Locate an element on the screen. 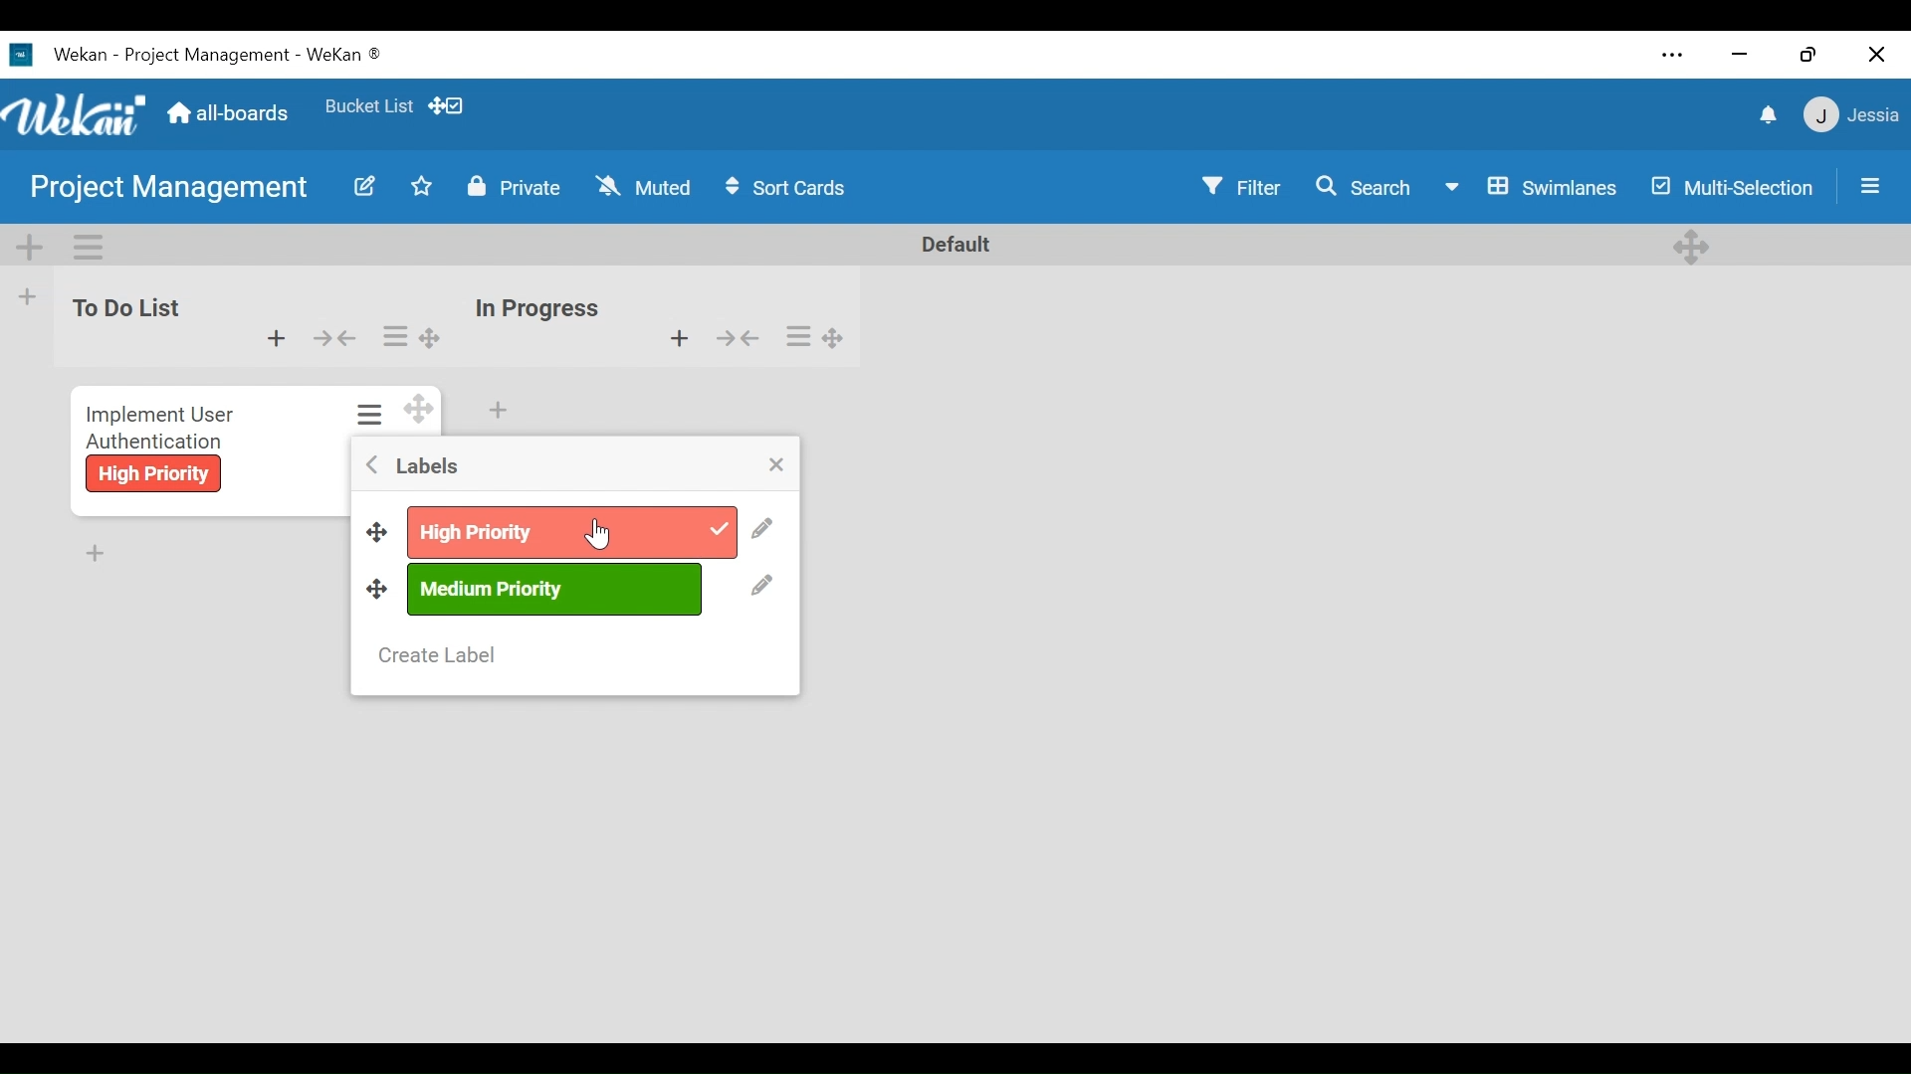 The image size is (1911, 1074). Home (all-boards) is located at coordinates (231, 115).